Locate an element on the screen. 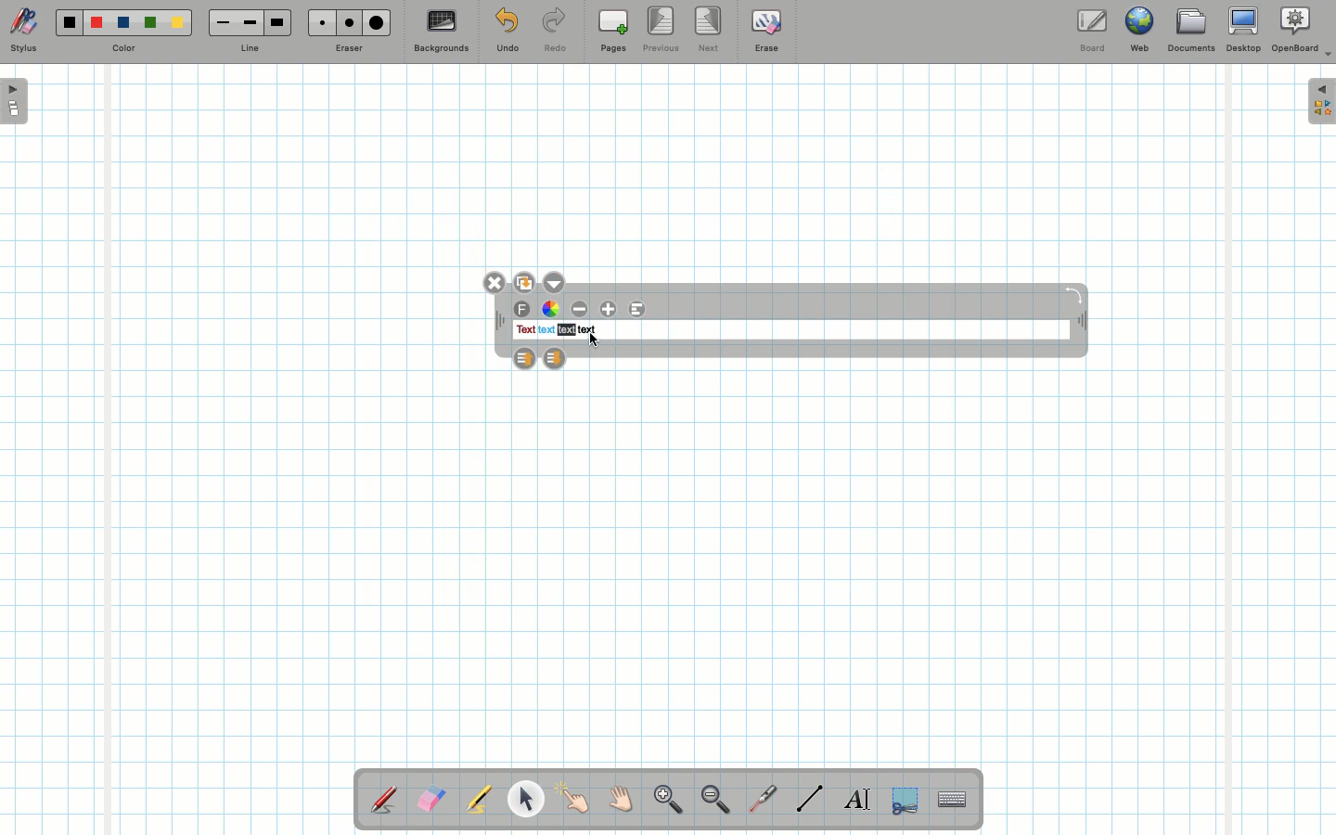 The image size is (1336, 835). Open pages is located at coordinates (16, 100).